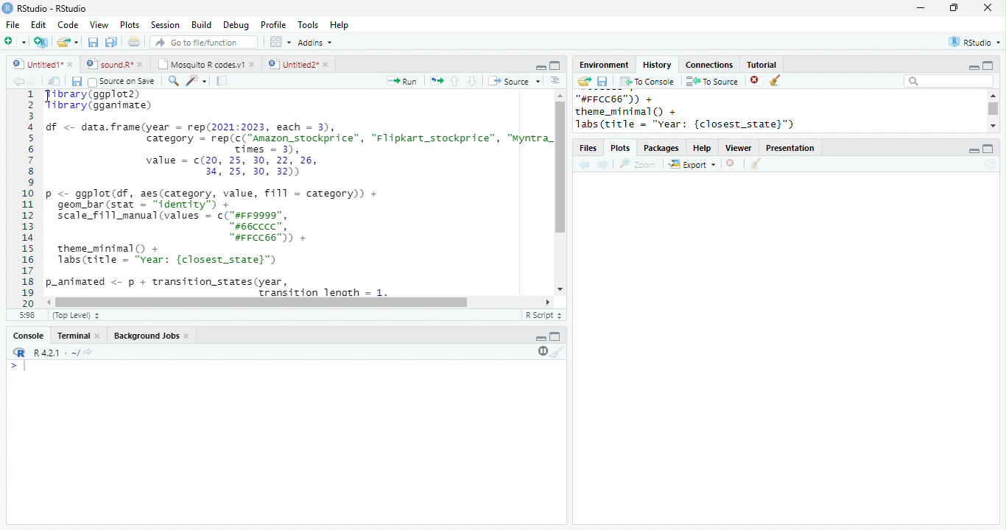 The image size is (1006, 530). I want to click on Packages, so click(662, 148).